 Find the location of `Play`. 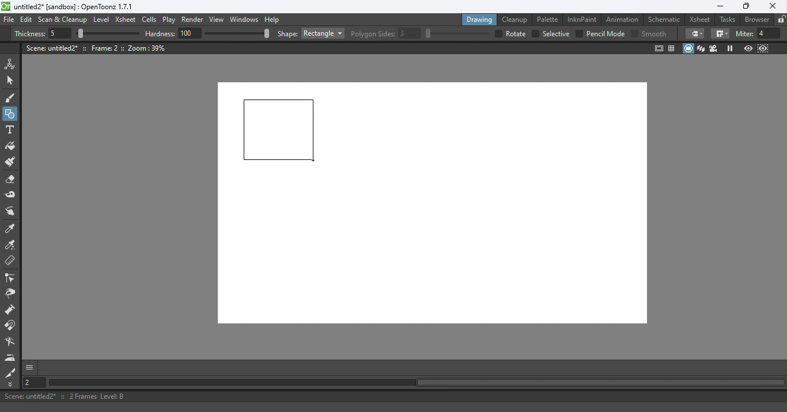

Play is located at coordinates (171, 20).